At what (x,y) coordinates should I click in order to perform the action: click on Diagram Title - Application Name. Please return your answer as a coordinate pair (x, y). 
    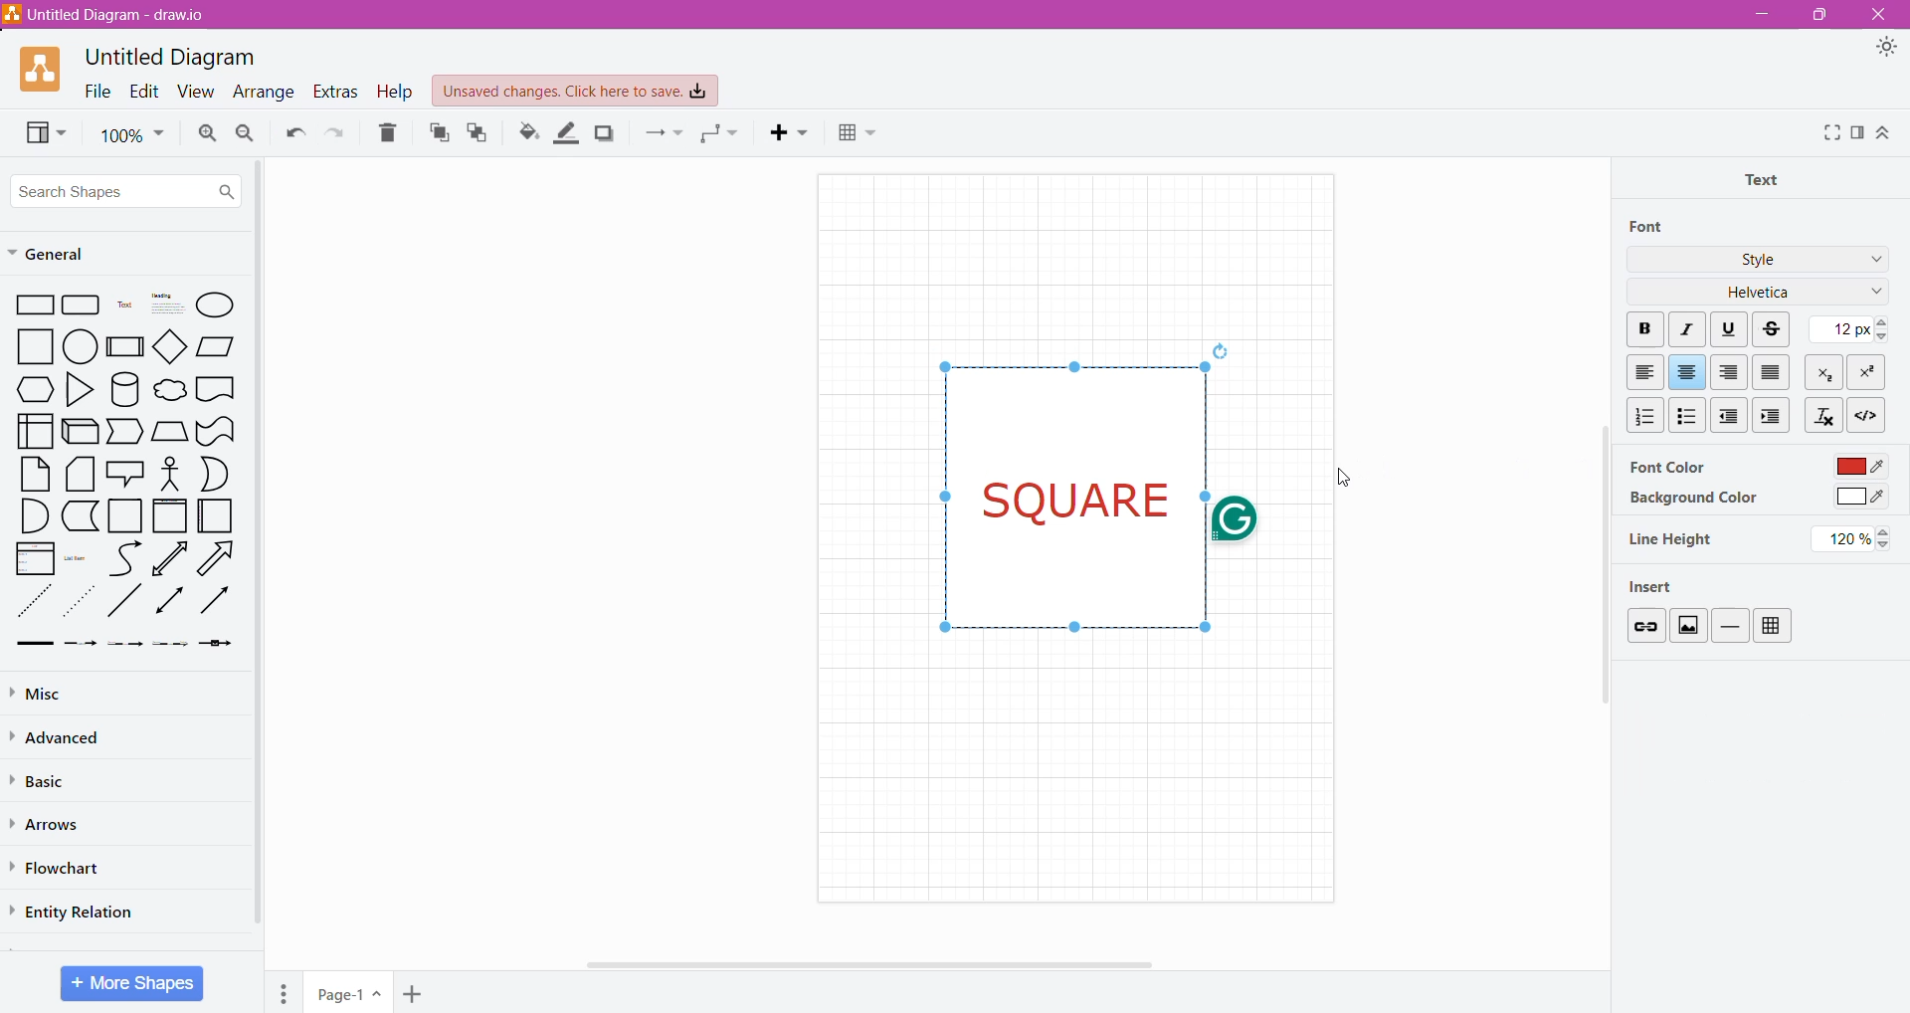
    Looking at the image, I should click on (114, 15).